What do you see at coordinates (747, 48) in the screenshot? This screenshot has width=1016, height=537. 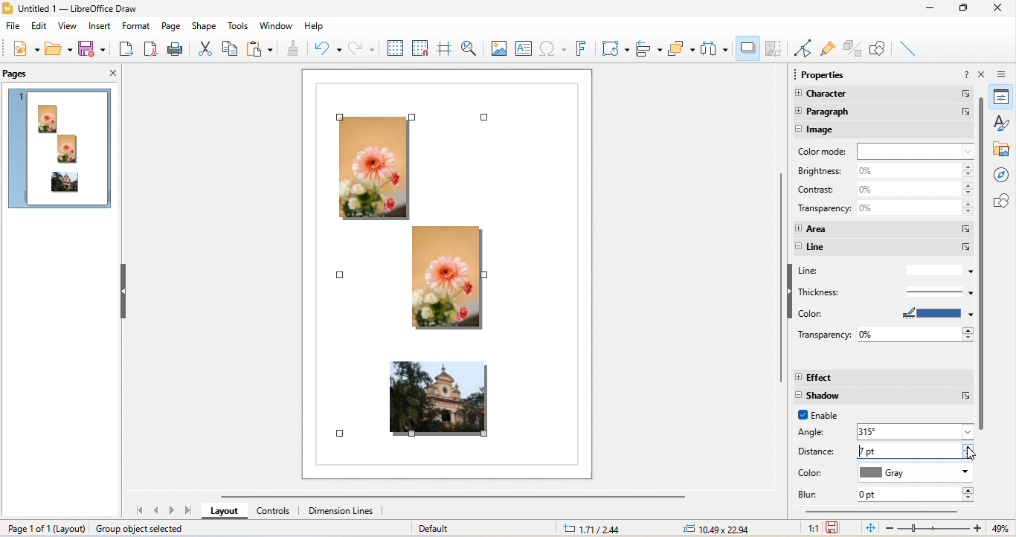 I see `shadow` at bounding box center [747, 48].